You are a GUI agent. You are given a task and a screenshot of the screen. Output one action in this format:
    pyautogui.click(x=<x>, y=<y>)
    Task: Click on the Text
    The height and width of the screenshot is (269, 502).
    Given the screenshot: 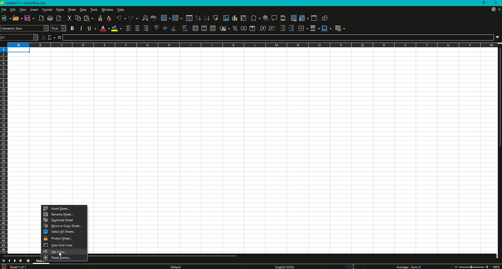 What is the action you would take?
    pyautogui.click(x=19, y=267)
    